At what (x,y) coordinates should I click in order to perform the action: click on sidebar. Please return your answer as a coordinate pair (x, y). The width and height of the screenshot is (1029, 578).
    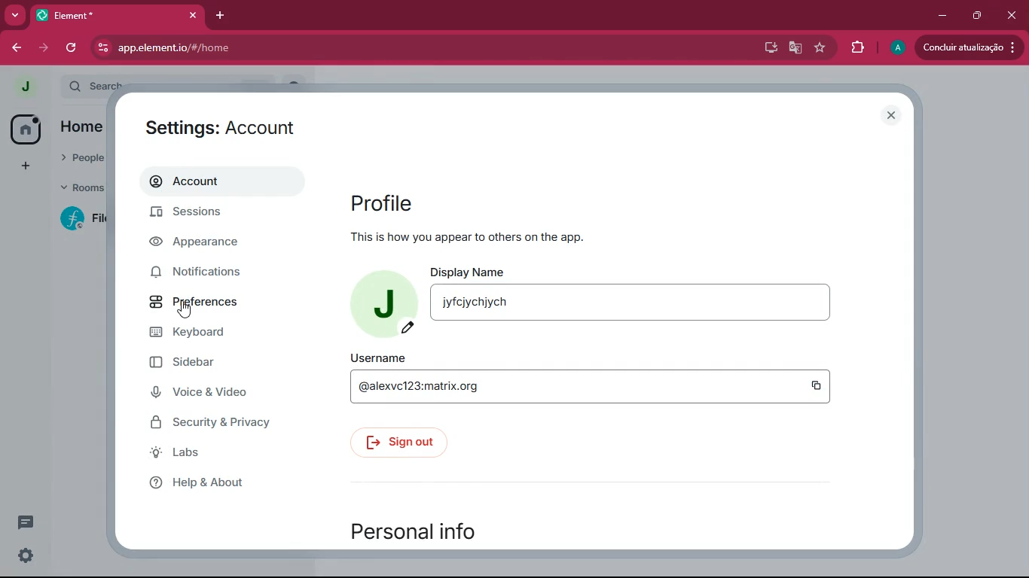
    Looking at the image, I should click on (216, 364).